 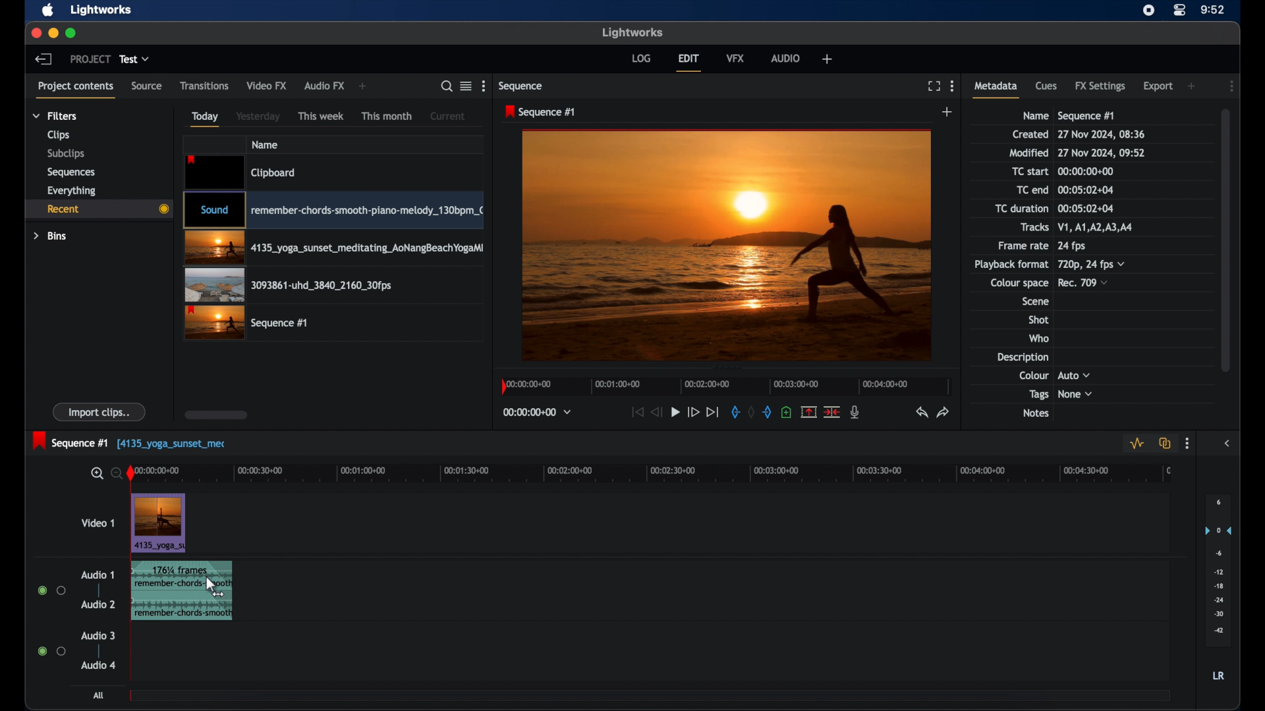 What do you see at coordinates (1092, 264) in the screenshot?
I see `720p, 24fps` at bounding box center [1092, 264].